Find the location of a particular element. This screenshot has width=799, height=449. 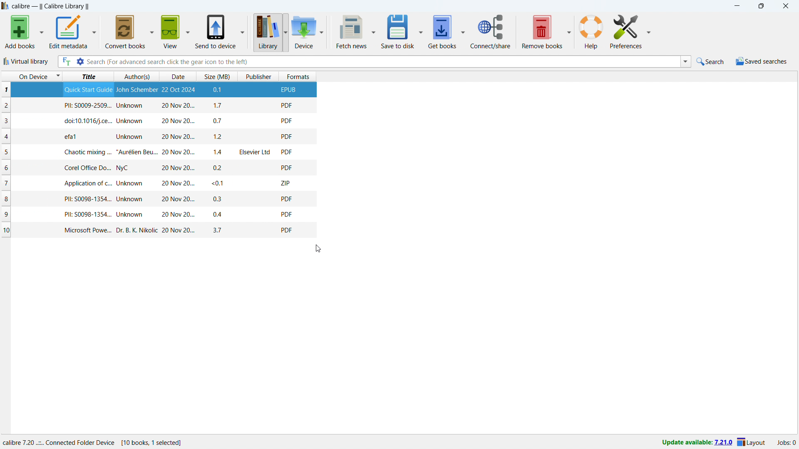

sort by authors is located at coordinates (139, 77).